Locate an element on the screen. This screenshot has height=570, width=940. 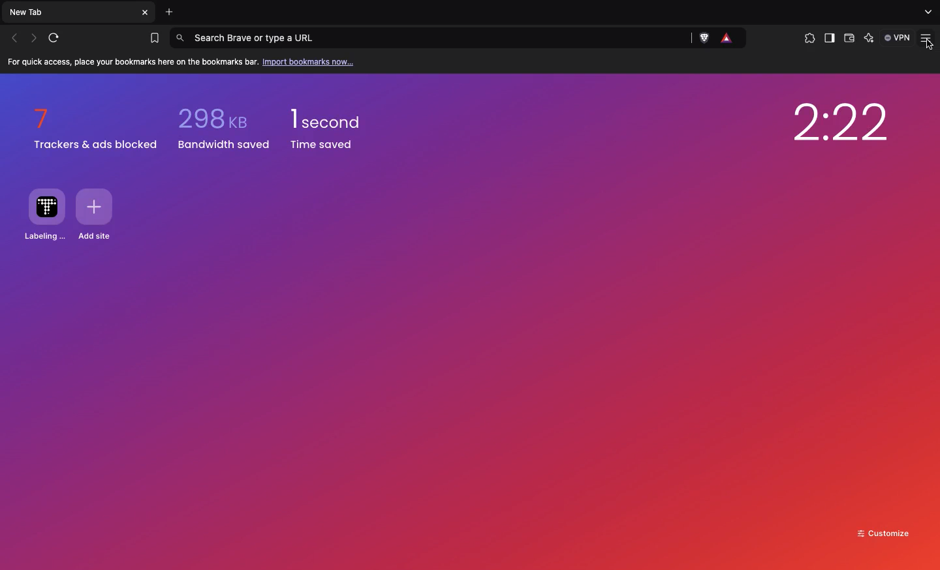
search tabs is located at coordinates (927, 12).